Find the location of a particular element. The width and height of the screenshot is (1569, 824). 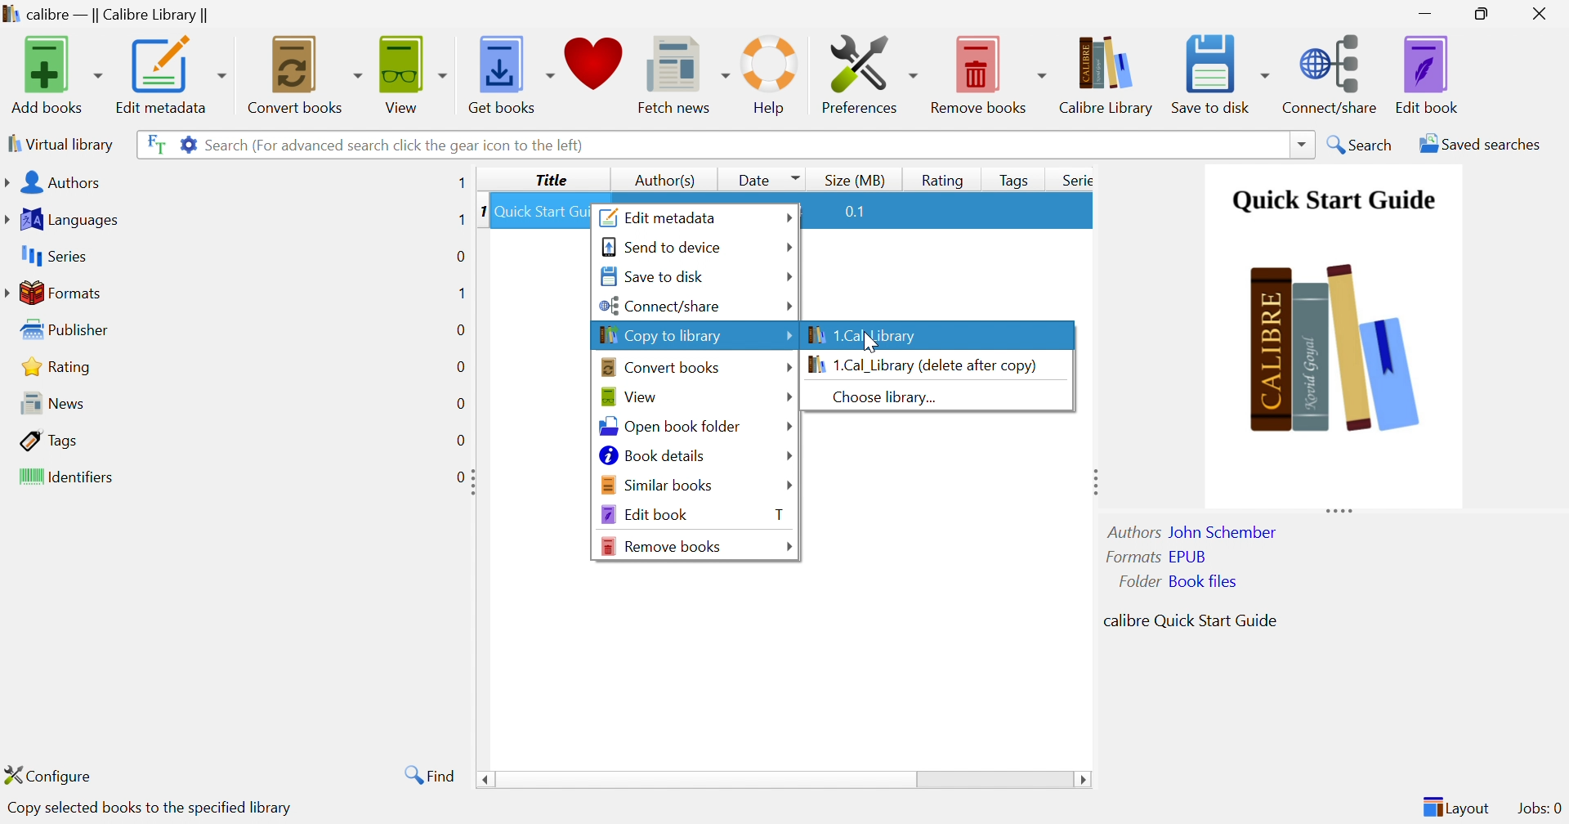

Drop Down is located at coordinates (789, 338).